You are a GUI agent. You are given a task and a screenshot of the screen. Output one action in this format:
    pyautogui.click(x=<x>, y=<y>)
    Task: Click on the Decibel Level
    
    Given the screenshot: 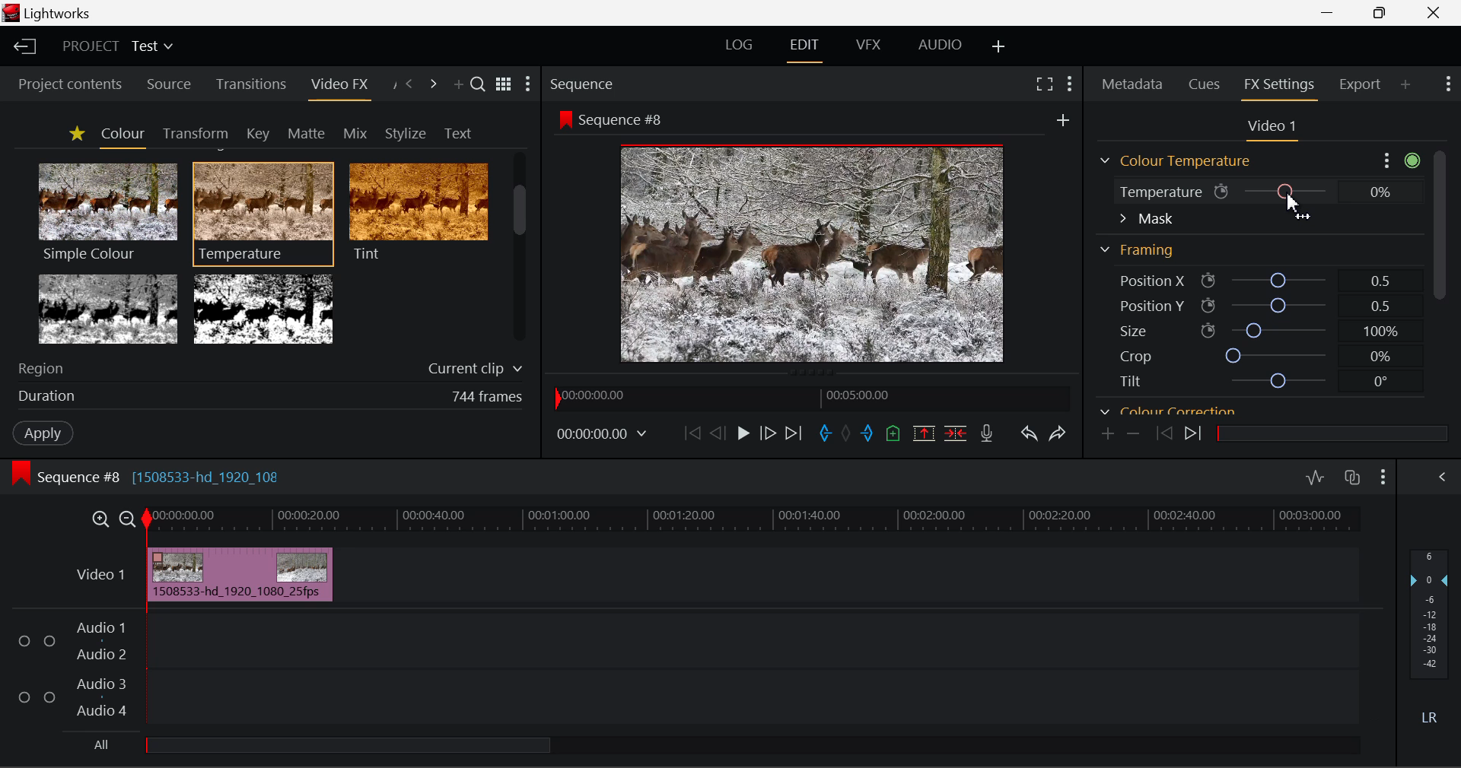 What is the action you would take?
    pyautogui.click(x=1430, y=634)
    